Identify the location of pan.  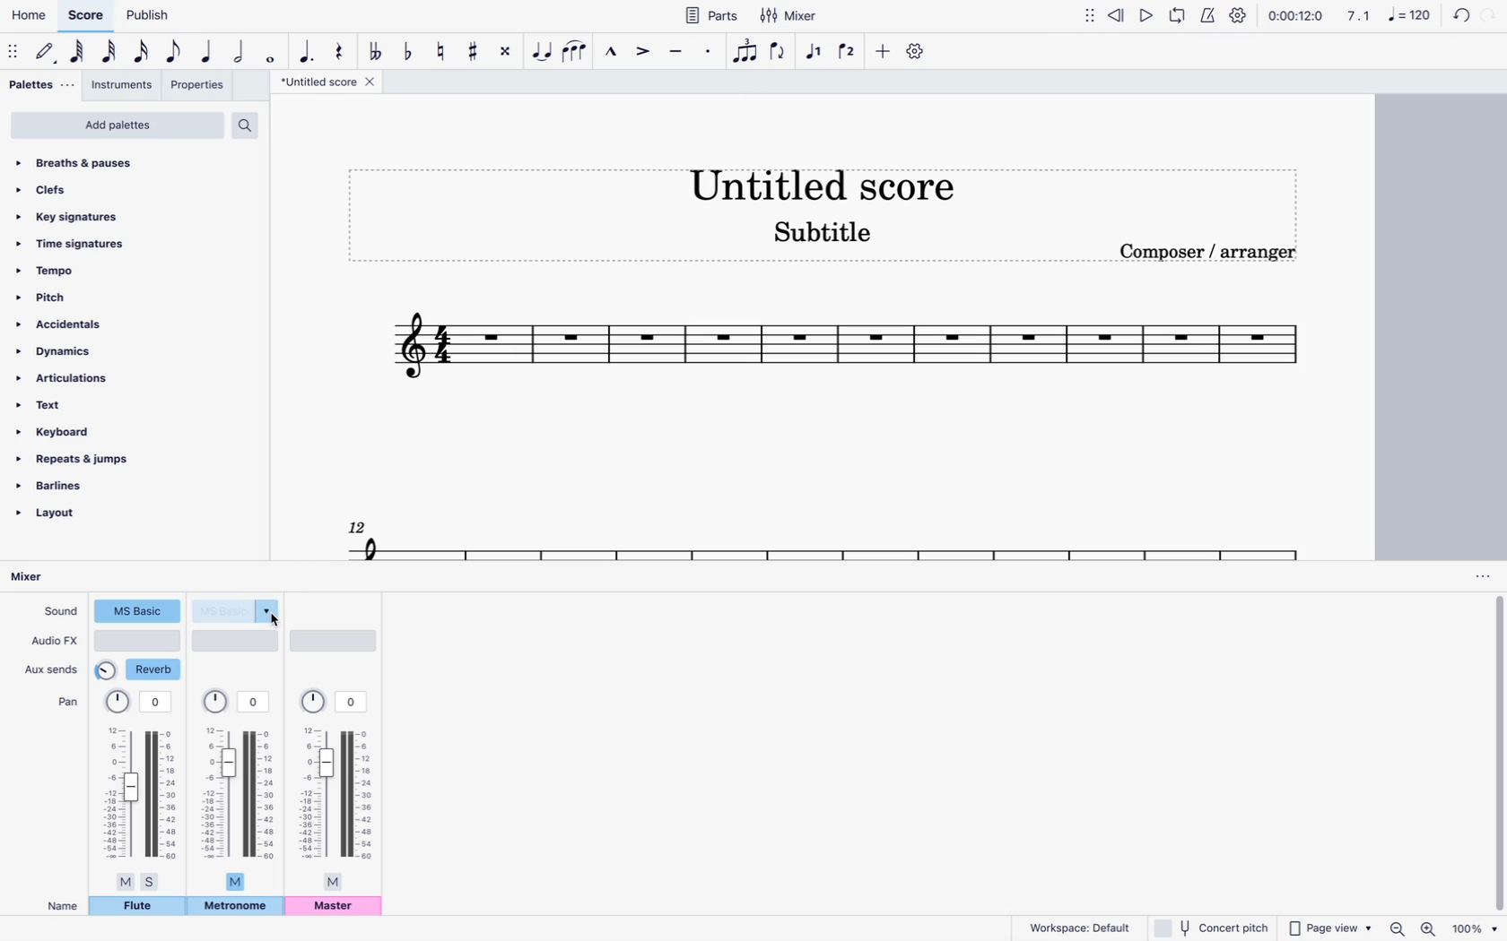
(65, 703).